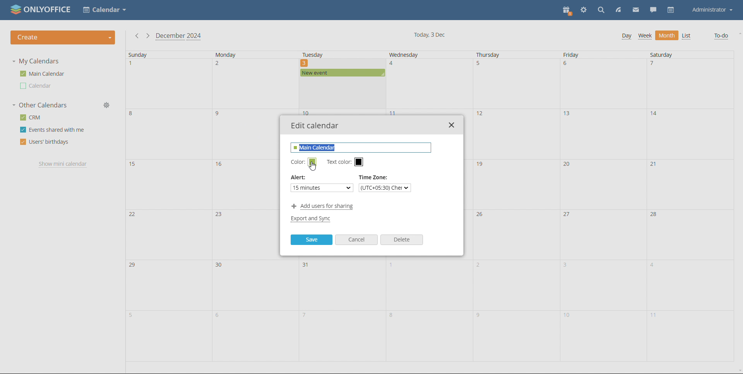 The height and width of the screenshot is (374, 743). Describe the element at coordinates (36, 86) in the screenshot. I see `other calendar` at that location.